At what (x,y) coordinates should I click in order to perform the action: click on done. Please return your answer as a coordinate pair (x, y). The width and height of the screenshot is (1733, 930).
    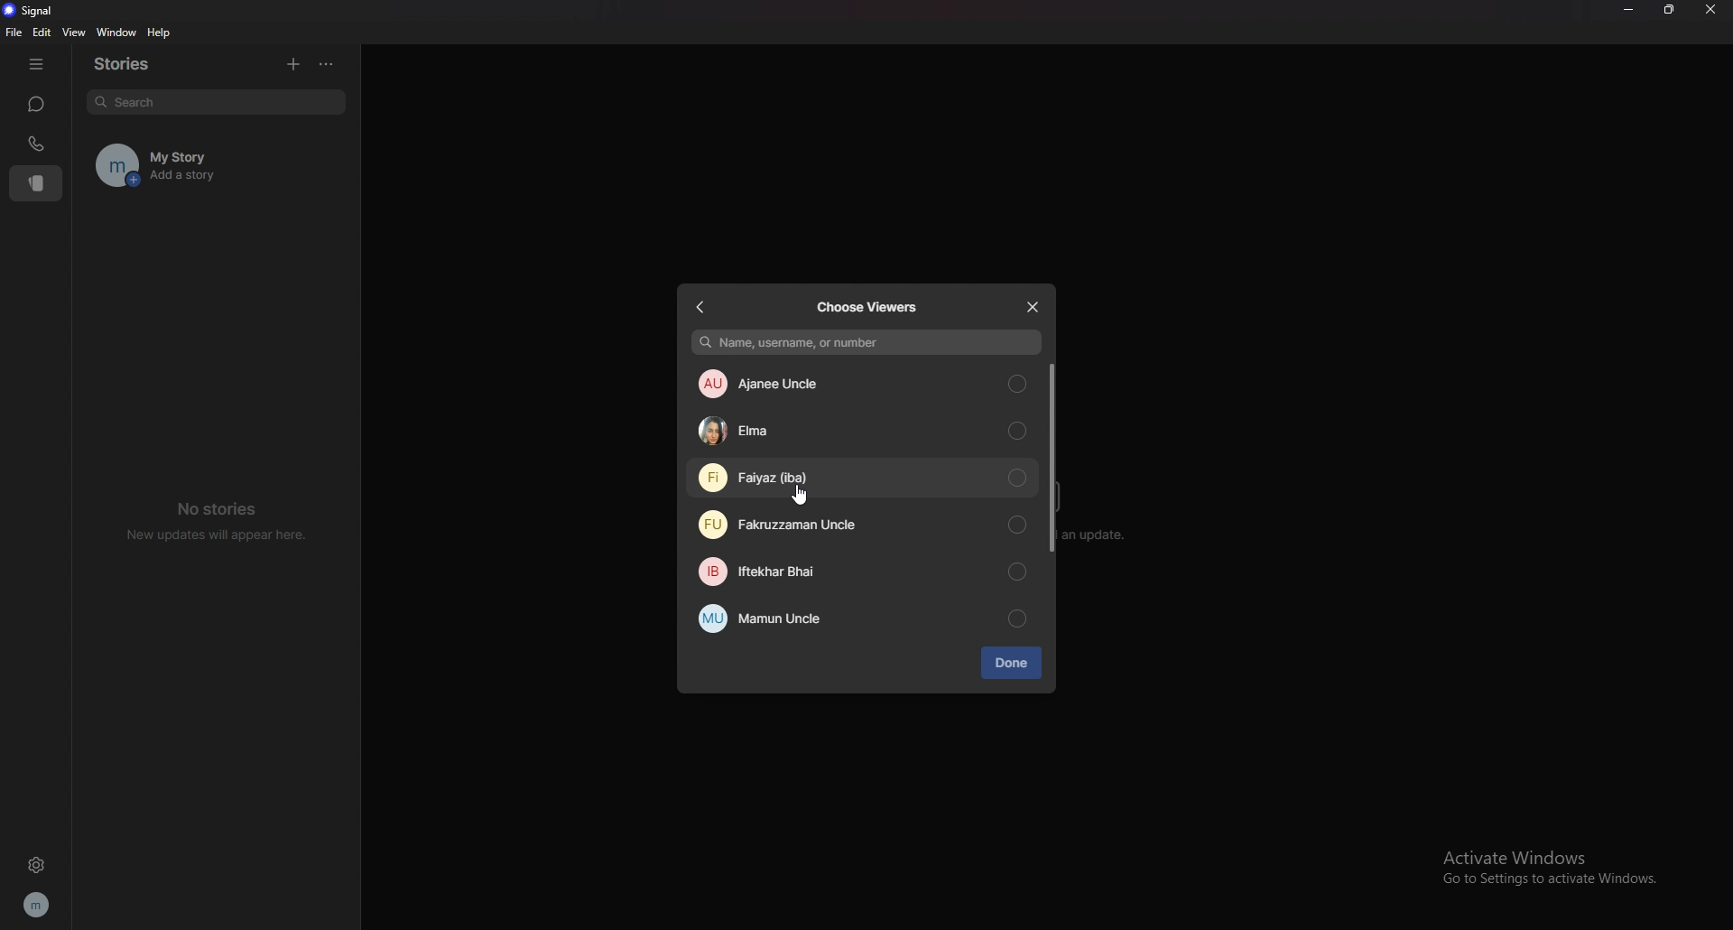
    Looking at the image, I should click on (1012, 663).